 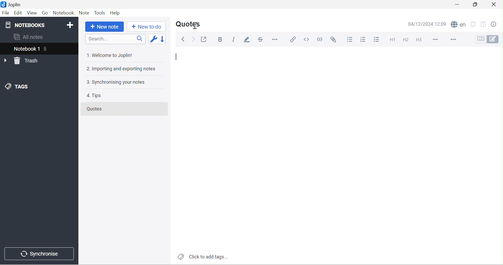 What do you see at coordinates (18, 13) in the screenshot?
I see `Edit` at bounding box center [18, 13].